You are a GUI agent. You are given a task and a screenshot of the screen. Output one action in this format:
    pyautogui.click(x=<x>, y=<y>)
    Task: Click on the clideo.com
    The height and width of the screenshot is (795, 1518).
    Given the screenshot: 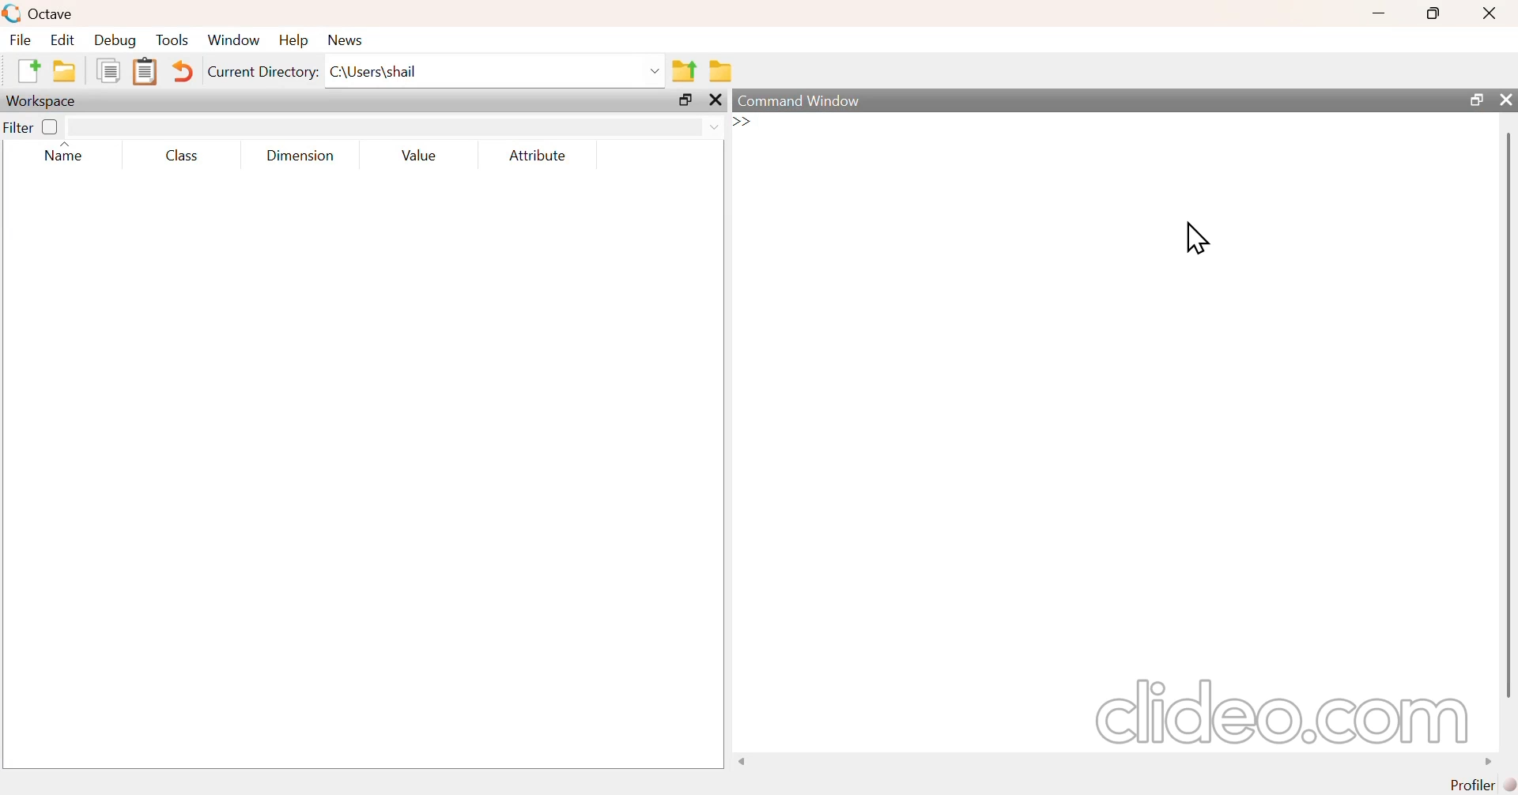 What is the action you would take?
    pyautogui.click(x=1274, y=712)
    